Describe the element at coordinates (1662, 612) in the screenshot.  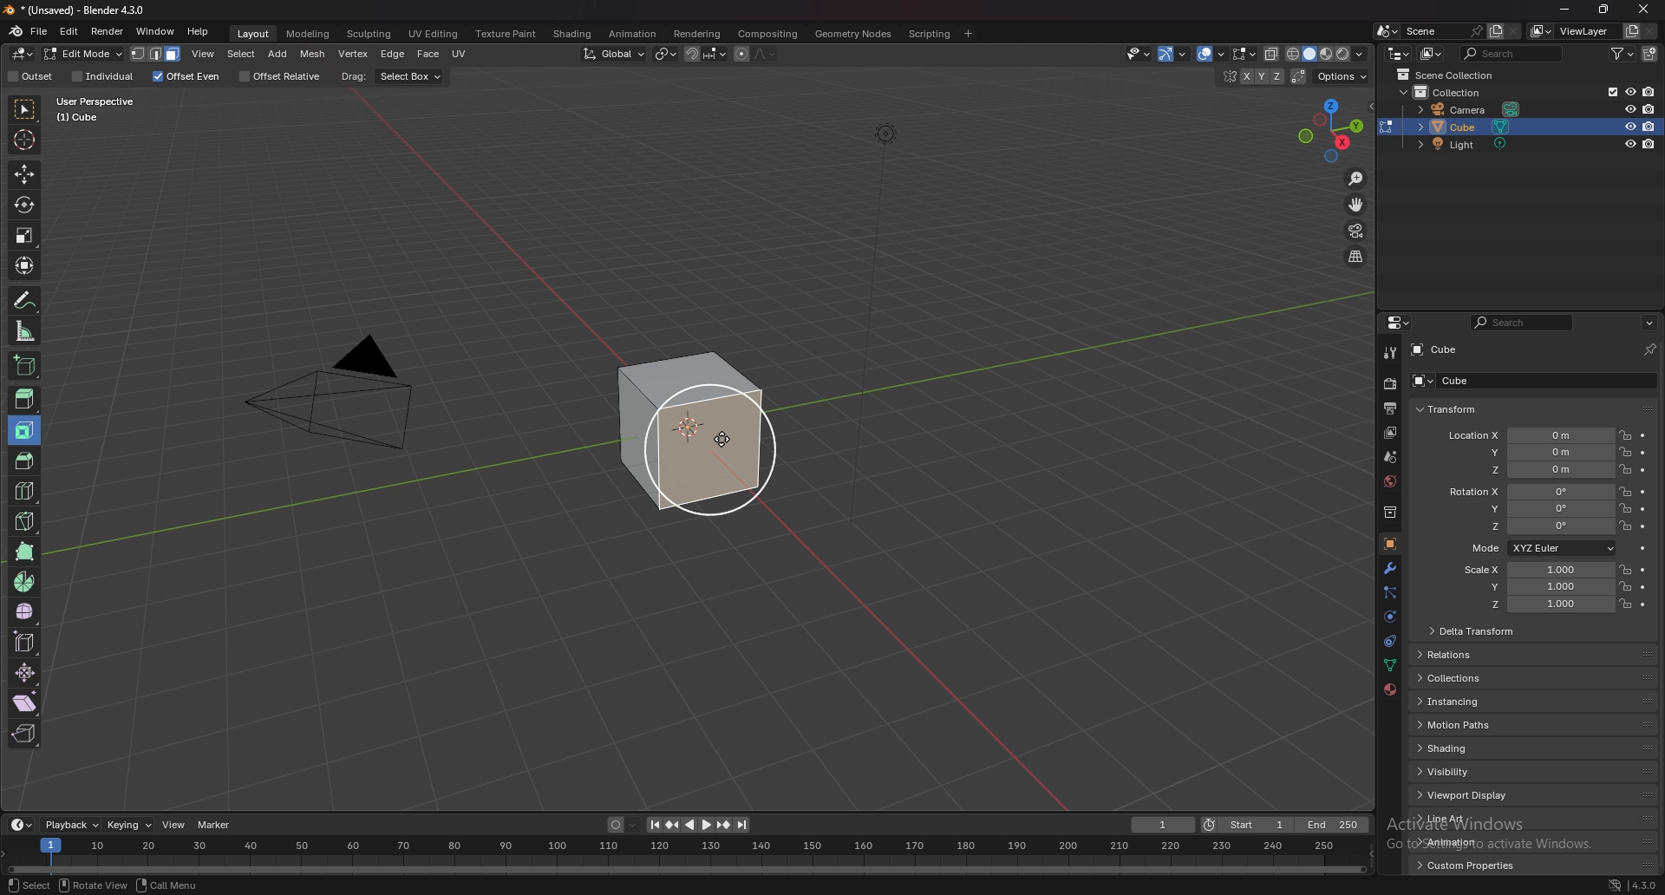
I see `scroll bar` at that location.